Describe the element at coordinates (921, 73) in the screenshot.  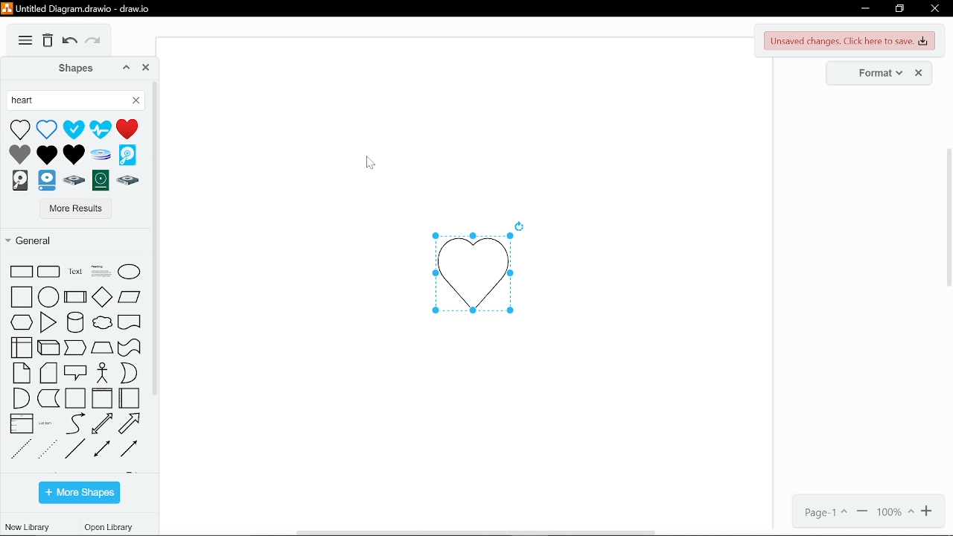
I see `close` at that location.